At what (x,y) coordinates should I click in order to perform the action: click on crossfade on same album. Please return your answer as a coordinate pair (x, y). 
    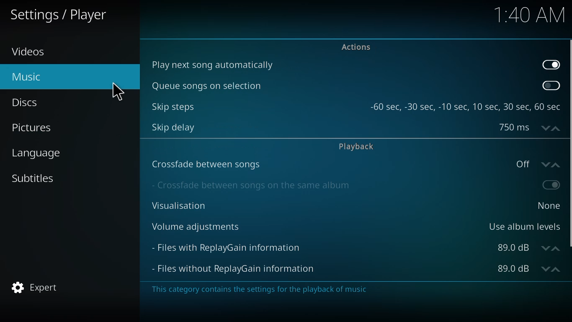
    Looking at the image, I should click on (253, 185).